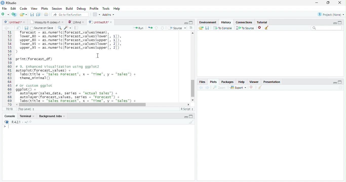 This screenshot has height=182, width=346. What do you see at coordinates (191, 117) in the screenshot?
I see `Maximize` at bounding box center [191, 117].